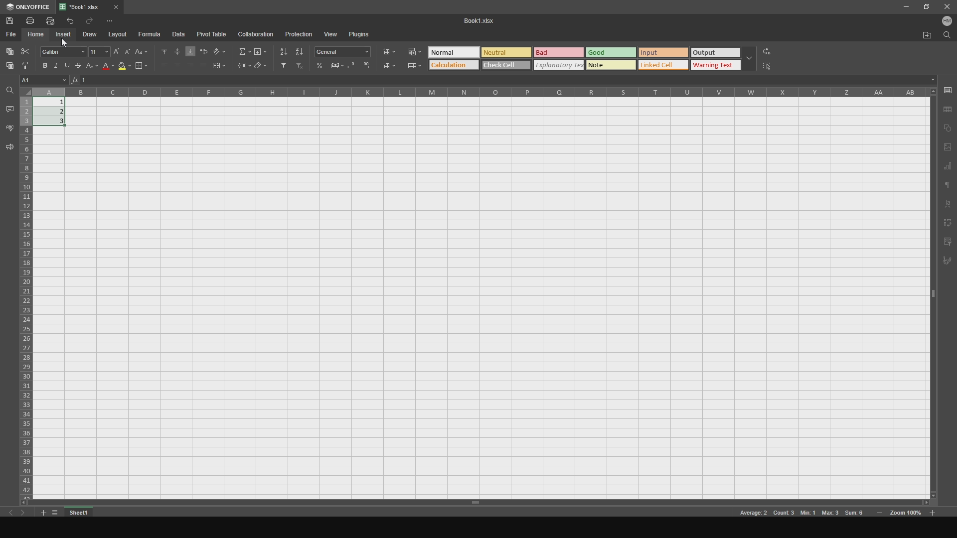 The width and height of the screenshot is (957, 538). Describe the element at coordinates (949, 223) in the screenshot. I see `pivot text` at that location.